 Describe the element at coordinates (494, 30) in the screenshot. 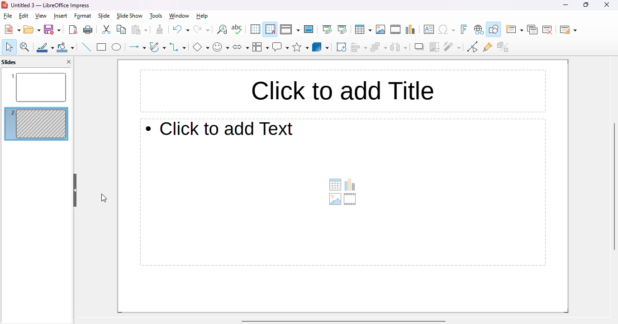

I see `show draw functions` at that location.